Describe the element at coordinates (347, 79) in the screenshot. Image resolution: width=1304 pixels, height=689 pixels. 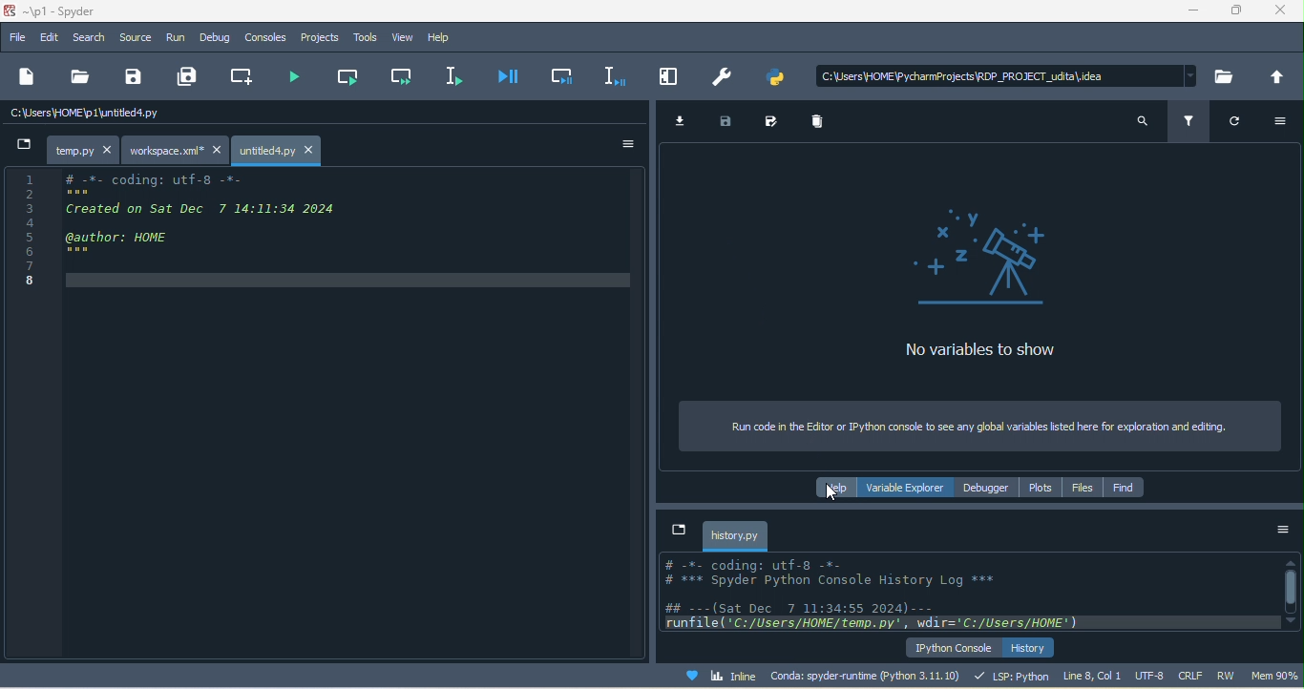
I see `run current cell` at that location.